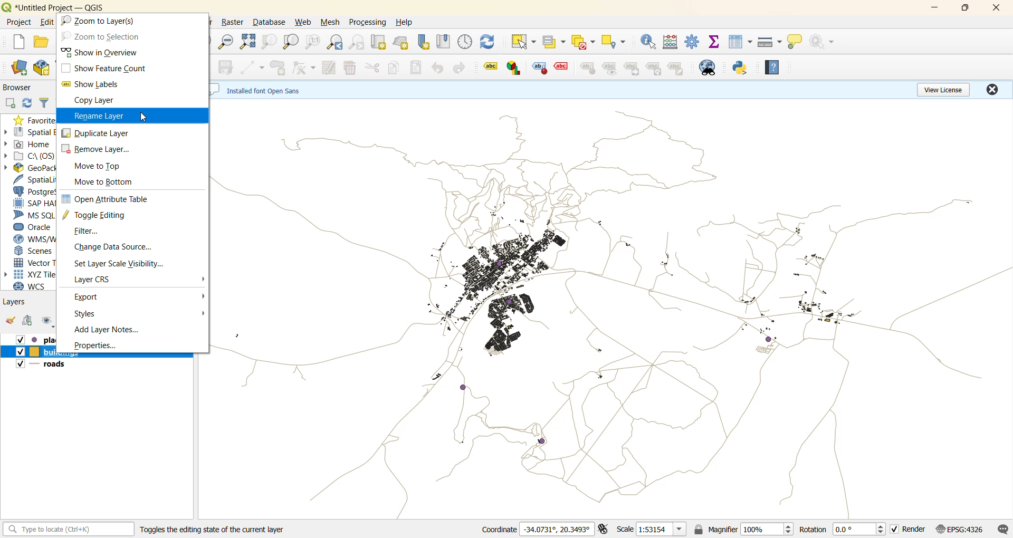 The image size is (1013, 538). I want to click on zoom native, so click(311, 43).